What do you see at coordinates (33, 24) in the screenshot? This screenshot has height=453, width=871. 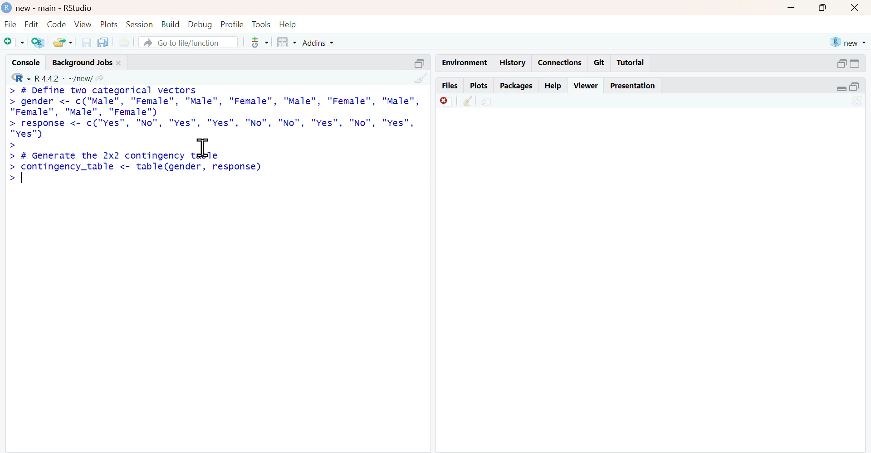 I see `edit` at bounding box center [33, 24].